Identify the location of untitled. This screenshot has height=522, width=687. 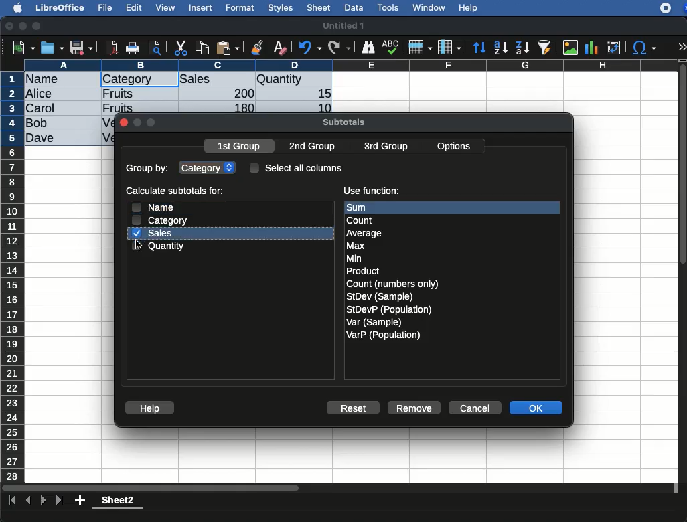
(343, 26).